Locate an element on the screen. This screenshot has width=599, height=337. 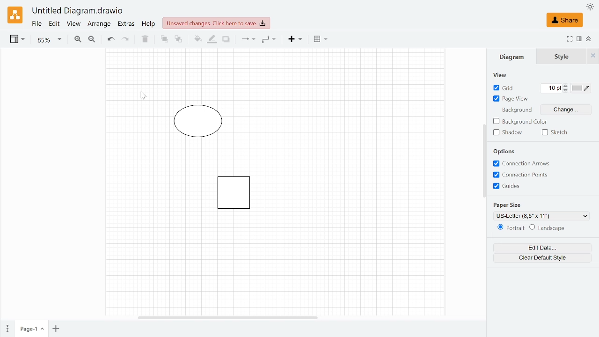
Fill color is located at coordinates (197, 40).